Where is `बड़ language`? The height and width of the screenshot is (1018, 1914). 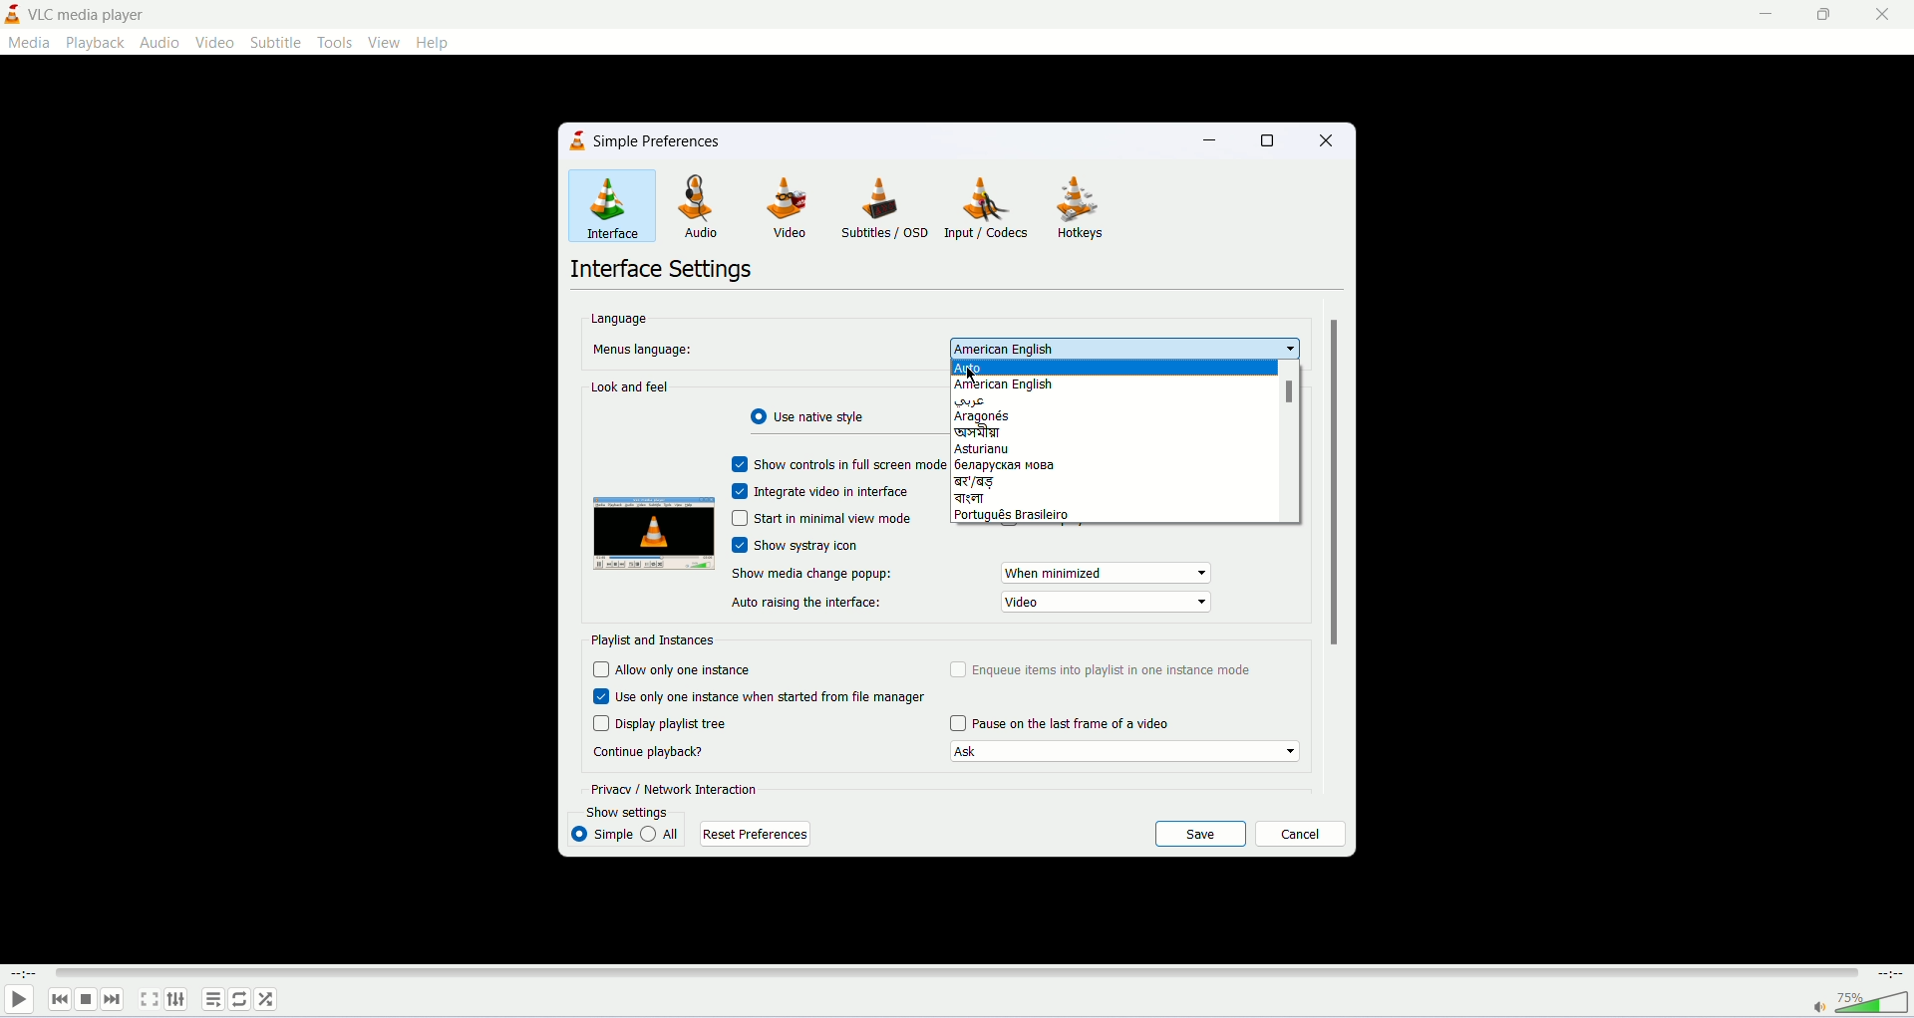 बड़ language is located at coordinates (1114, 480).